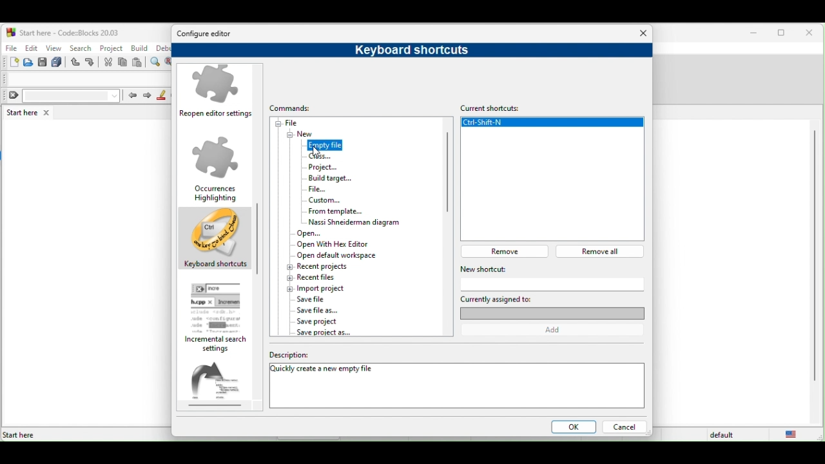  What do you see at coordinates (495, 106) in the screenshot?
I see `current shortcuts` at bounding box center [495, 106].